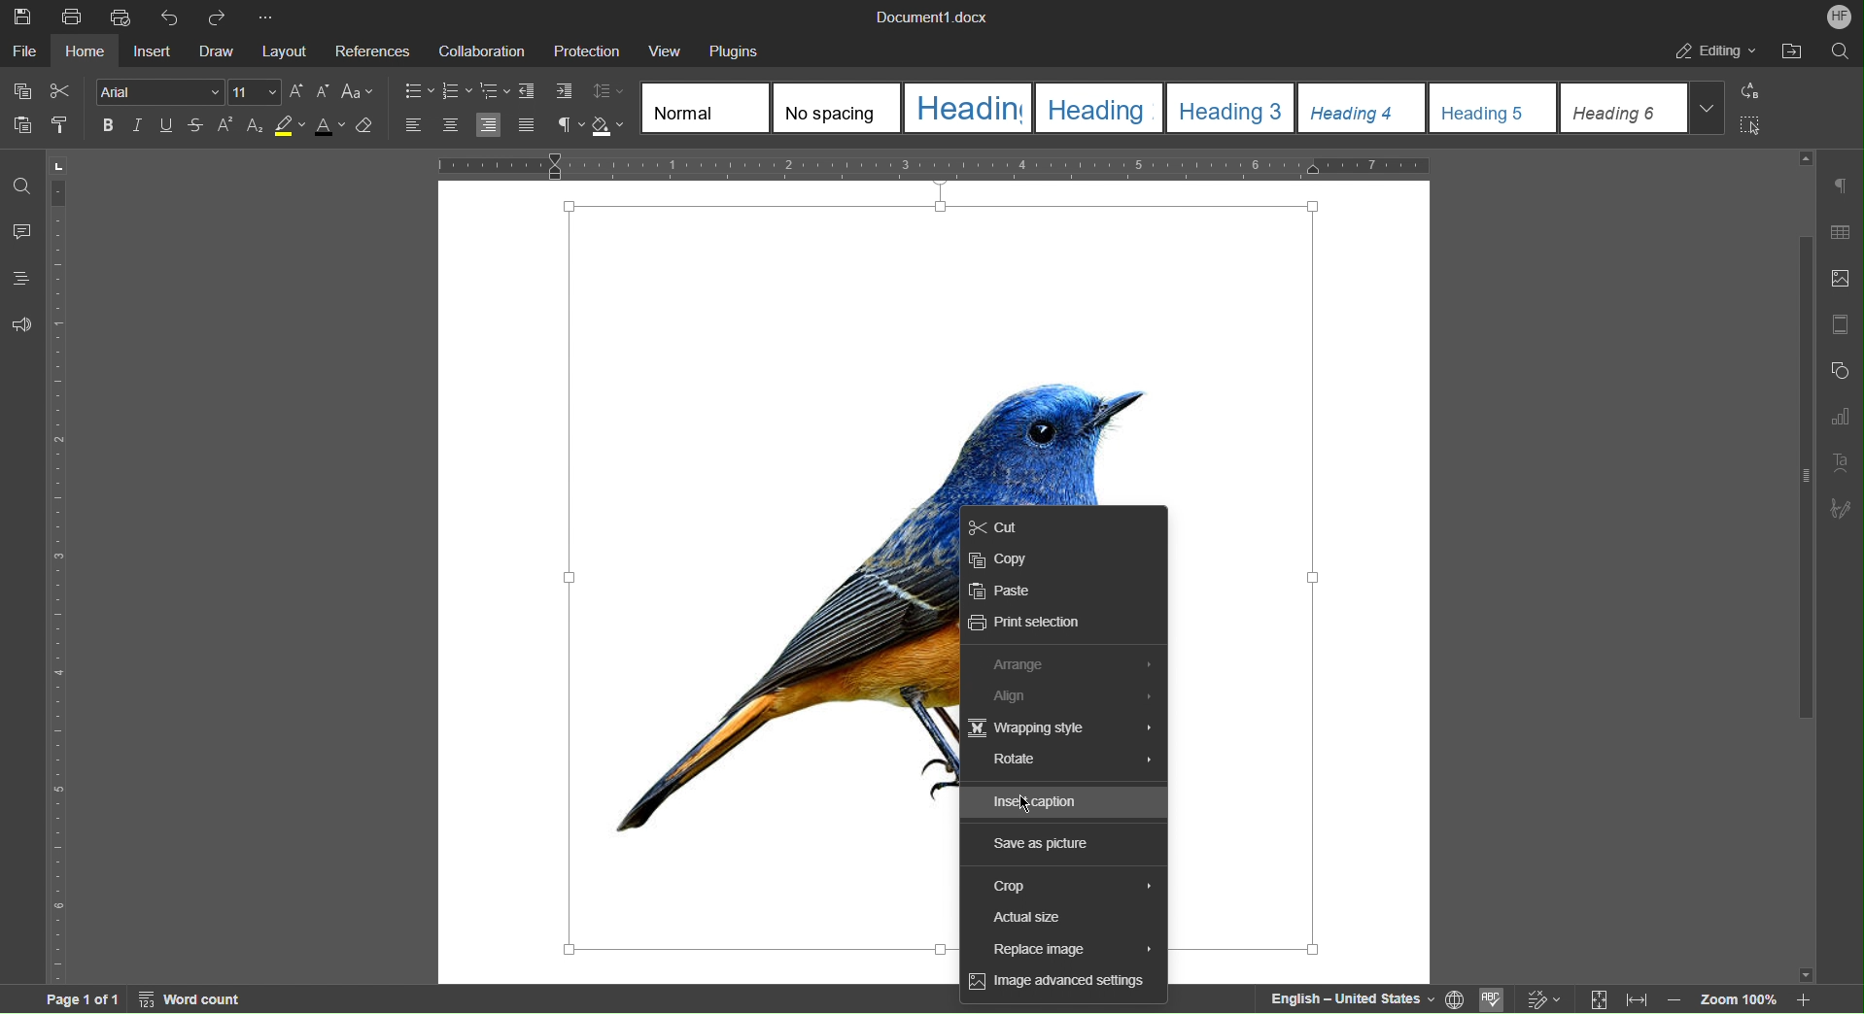 This screenshot has height=1014, width=1864. Describe the element at coordinates (1001, 558) in the screenshot. I see `Copy` at that location.